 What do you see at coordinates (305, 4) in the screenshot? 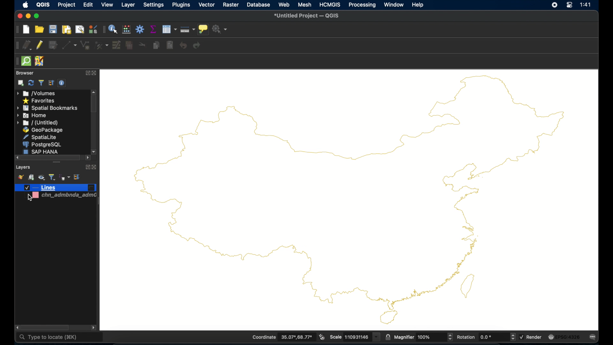
I see `mesh` at bounding box center [305, 4].